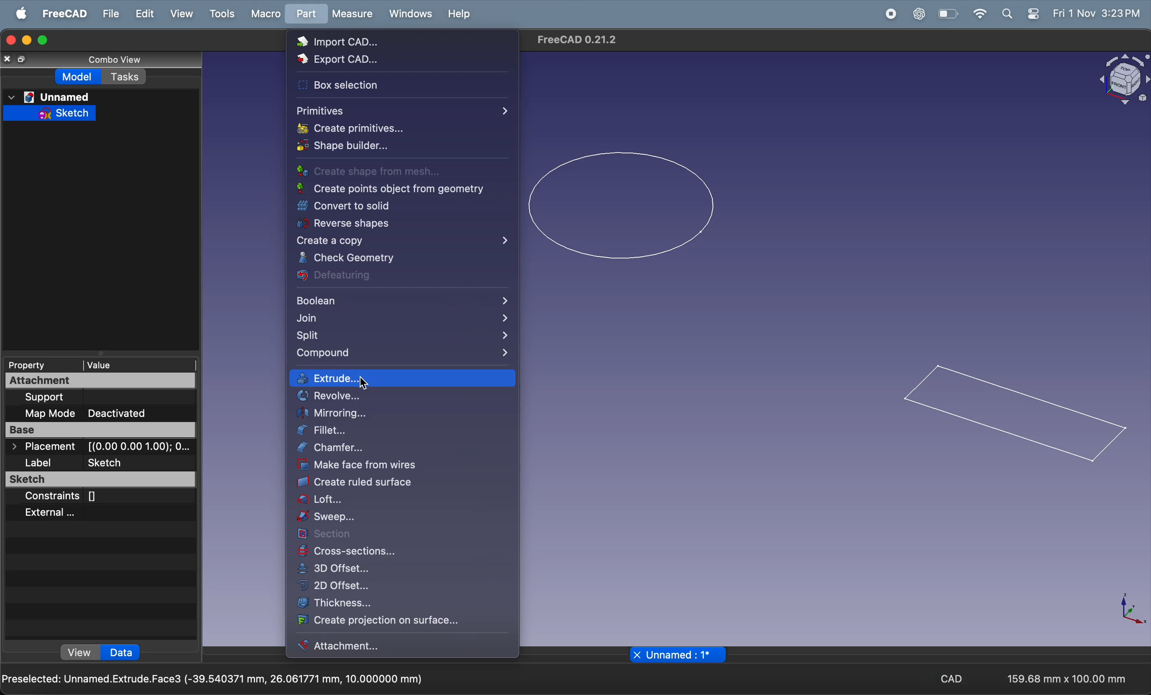 Image resolution: width=1151 pixels, height=695 pixels. What do you see at coordinates (77, 462) in the screenshot?
I see `Label   Sketch` at bounding box center [77, 462].